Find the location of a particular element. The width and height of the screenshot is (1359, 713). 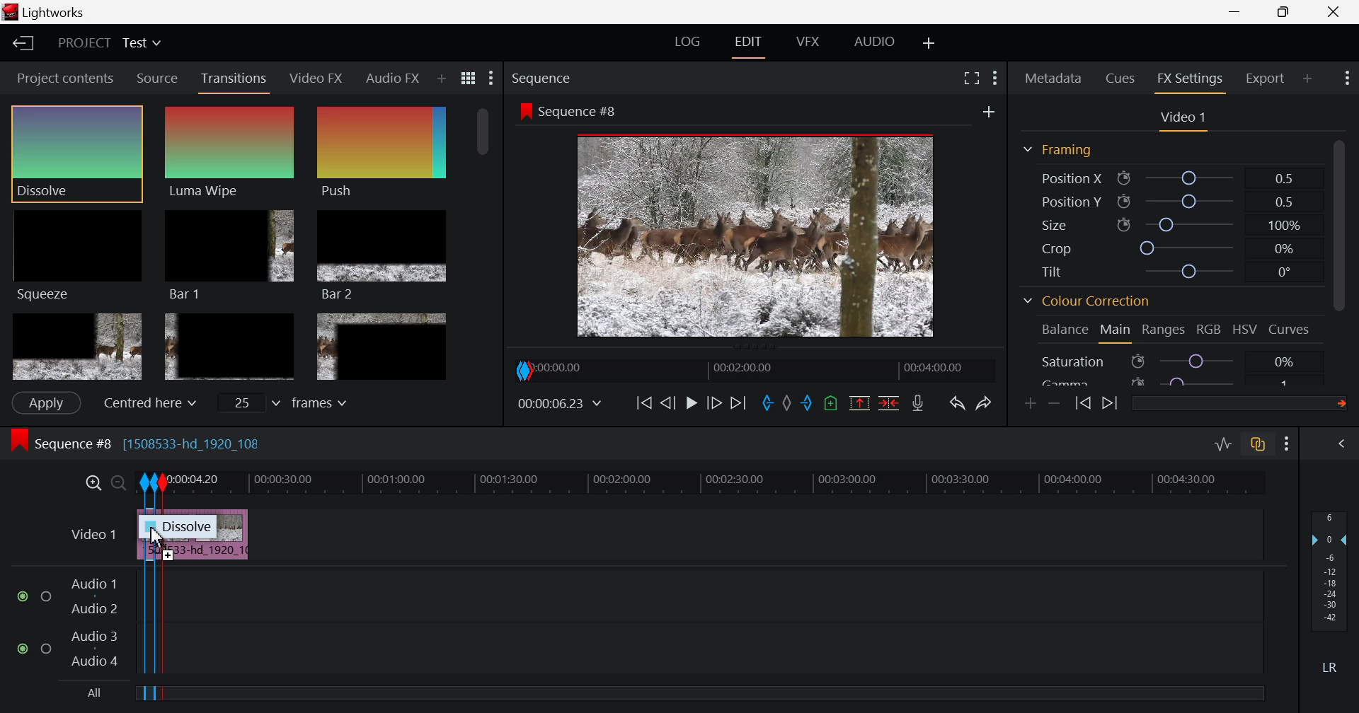

Show Settings is located at coordinates (493, 79).